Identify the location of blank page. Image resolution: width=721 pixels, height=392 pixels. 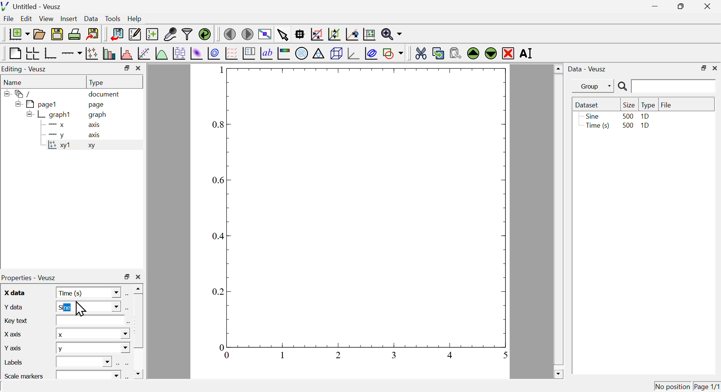
(14, 53).